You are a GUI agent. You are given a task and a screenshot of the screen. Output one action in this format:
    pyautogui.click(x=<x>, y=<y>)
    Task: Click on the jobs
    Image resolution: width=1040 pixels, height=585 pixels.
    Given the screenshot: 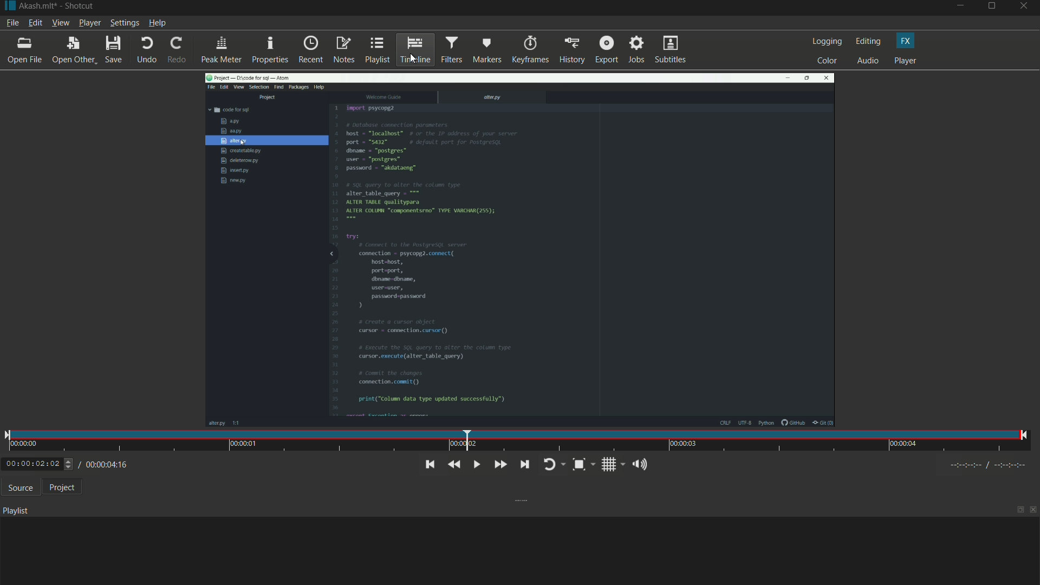 What is the action you would take?
    pyautogui.click(x=636, y=50)
    